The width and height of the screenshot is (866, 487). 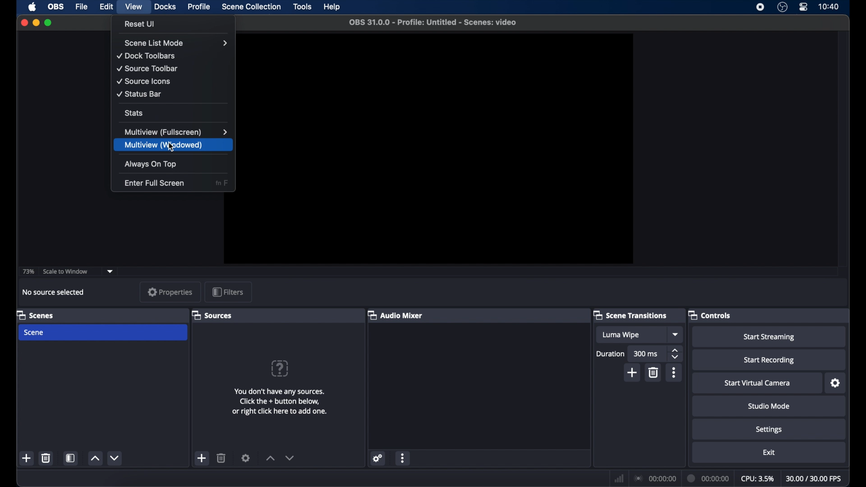 What do you see at coordinates (103, 333) in the screenshot?
I see `scene` at bounding box center [103, 333].